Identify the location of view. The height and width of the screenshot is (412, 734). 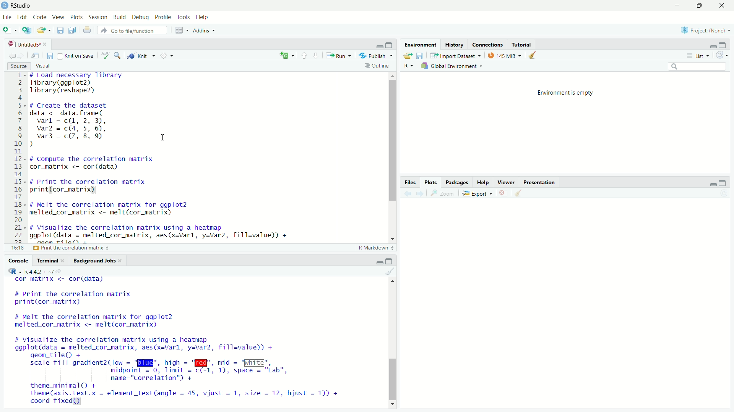
(58, 18).